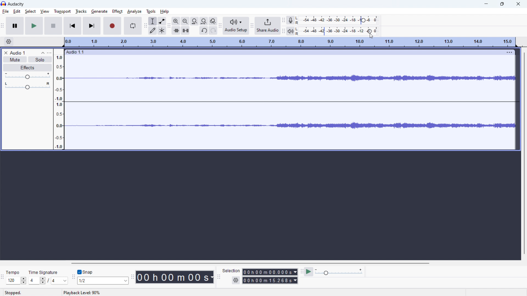 Image resolution: width=527 pixels, height=296 pixels. Describe the element at coordinates (8, 41) in the screenshot. I see `timeline settings` at that location.